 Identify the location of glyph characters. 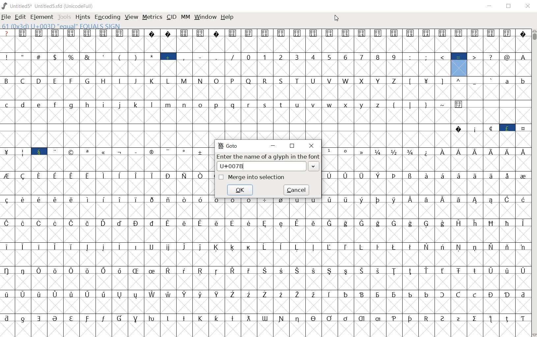
(369, 273).